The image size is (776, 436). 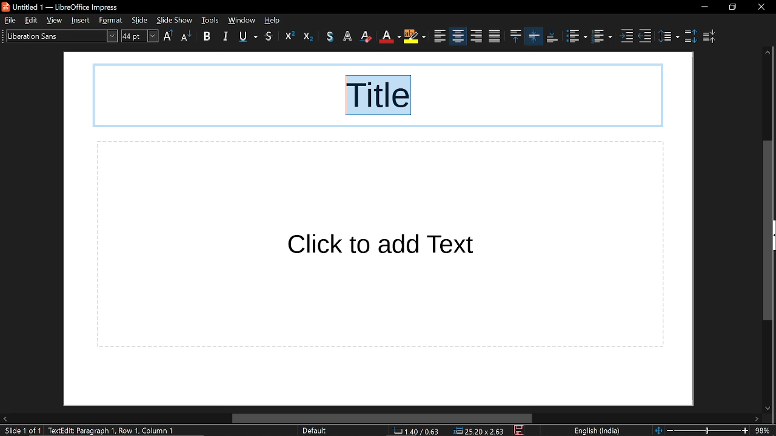 What do you see at coordinates (227, 36) in the screenshot?
I see `italic` at bounding box center [227, 36].